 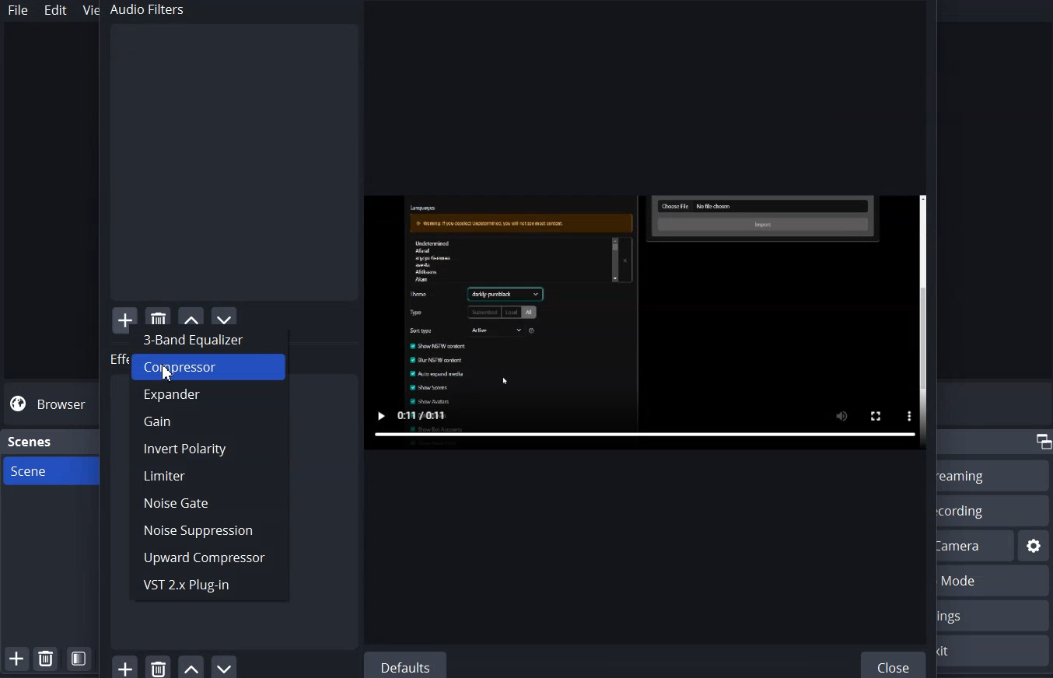 What do you see at coordinates (208, 586) in the screenshot?
I see `VST 2.x Plug-in` at bounding box center [208, 586].